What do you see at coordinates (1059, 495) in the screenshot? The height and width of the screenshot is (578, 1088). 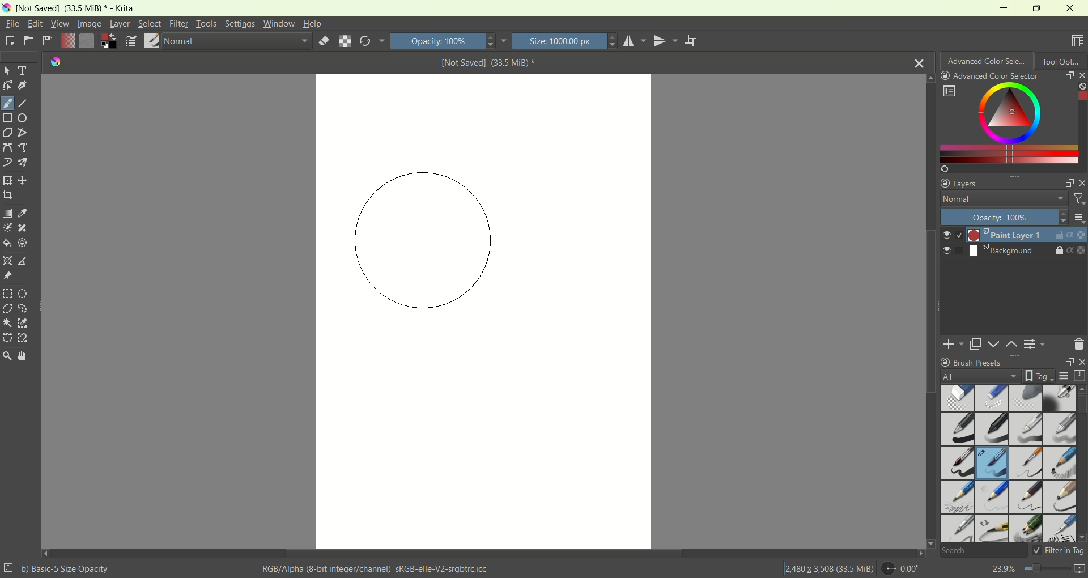 I see `pencil 3 large 4 b` at bounding box center [1059, 495].